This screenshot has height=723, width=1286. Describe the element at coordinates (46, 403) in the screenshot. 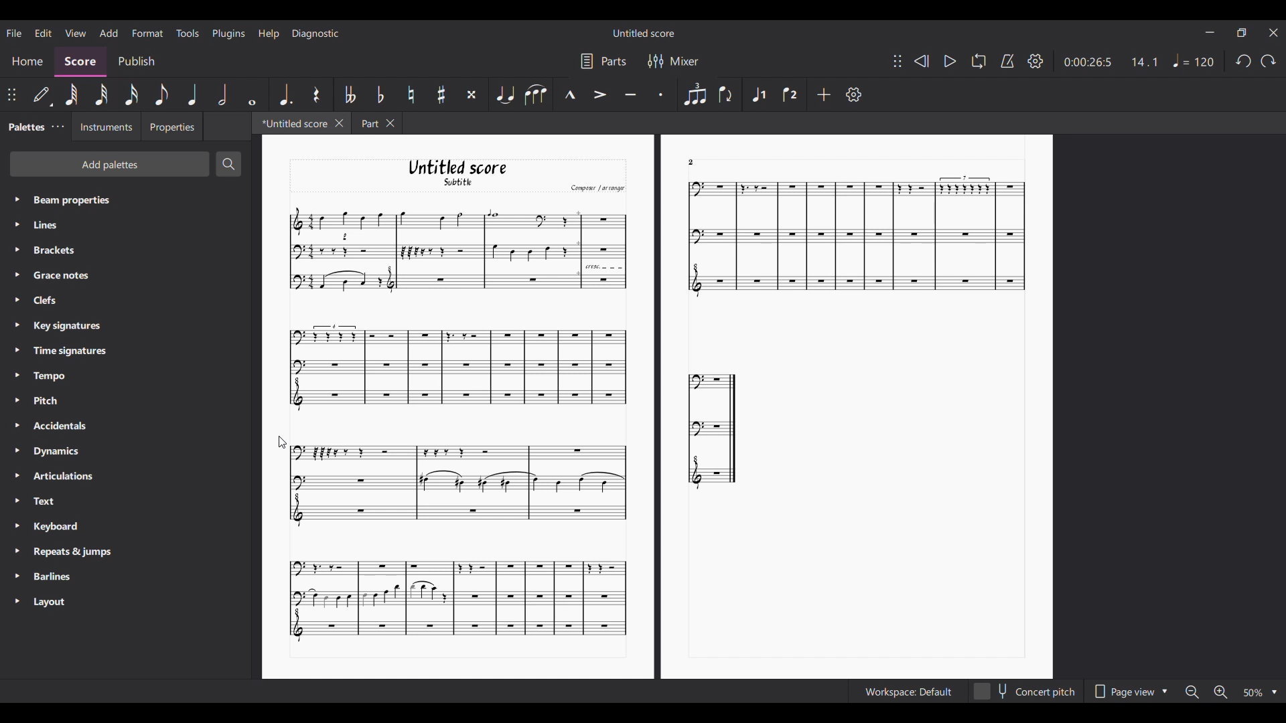

I see `> Pitch` at that location.